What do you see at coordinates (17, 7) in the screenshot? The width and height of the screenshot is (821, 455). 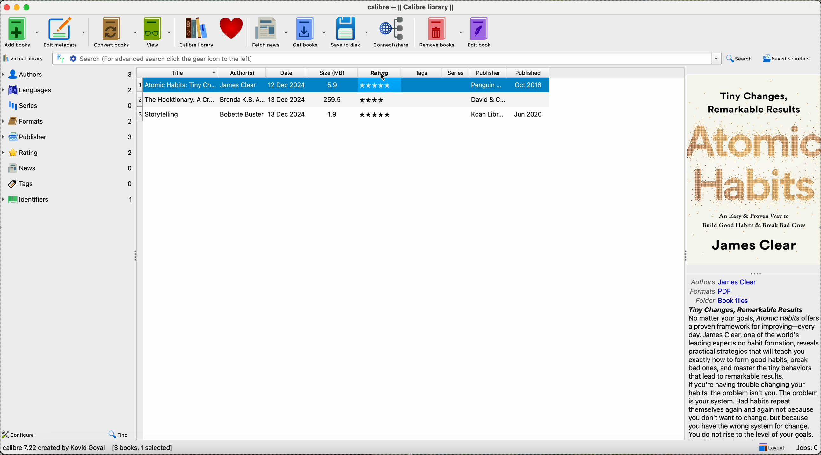 I see `minimize` at bounding box center [17, 7].